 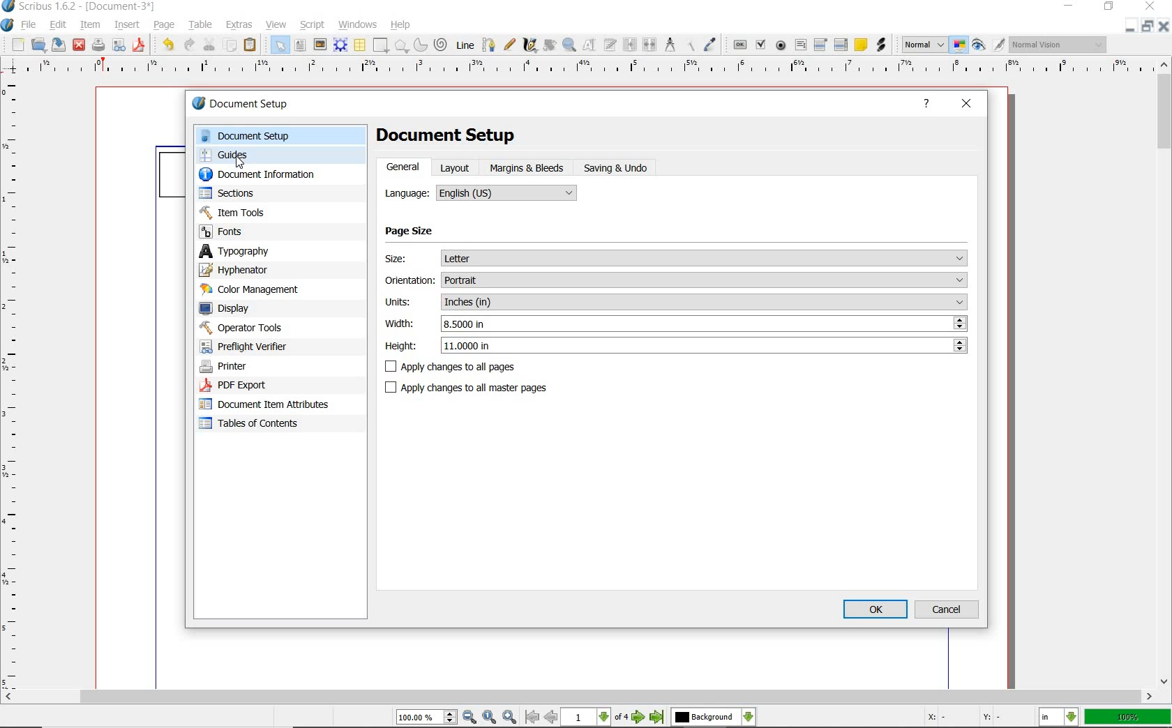 What do you see at coordinates (16, 386) in the screenshot?
I see `ruler` at bounding box center [16, 386].